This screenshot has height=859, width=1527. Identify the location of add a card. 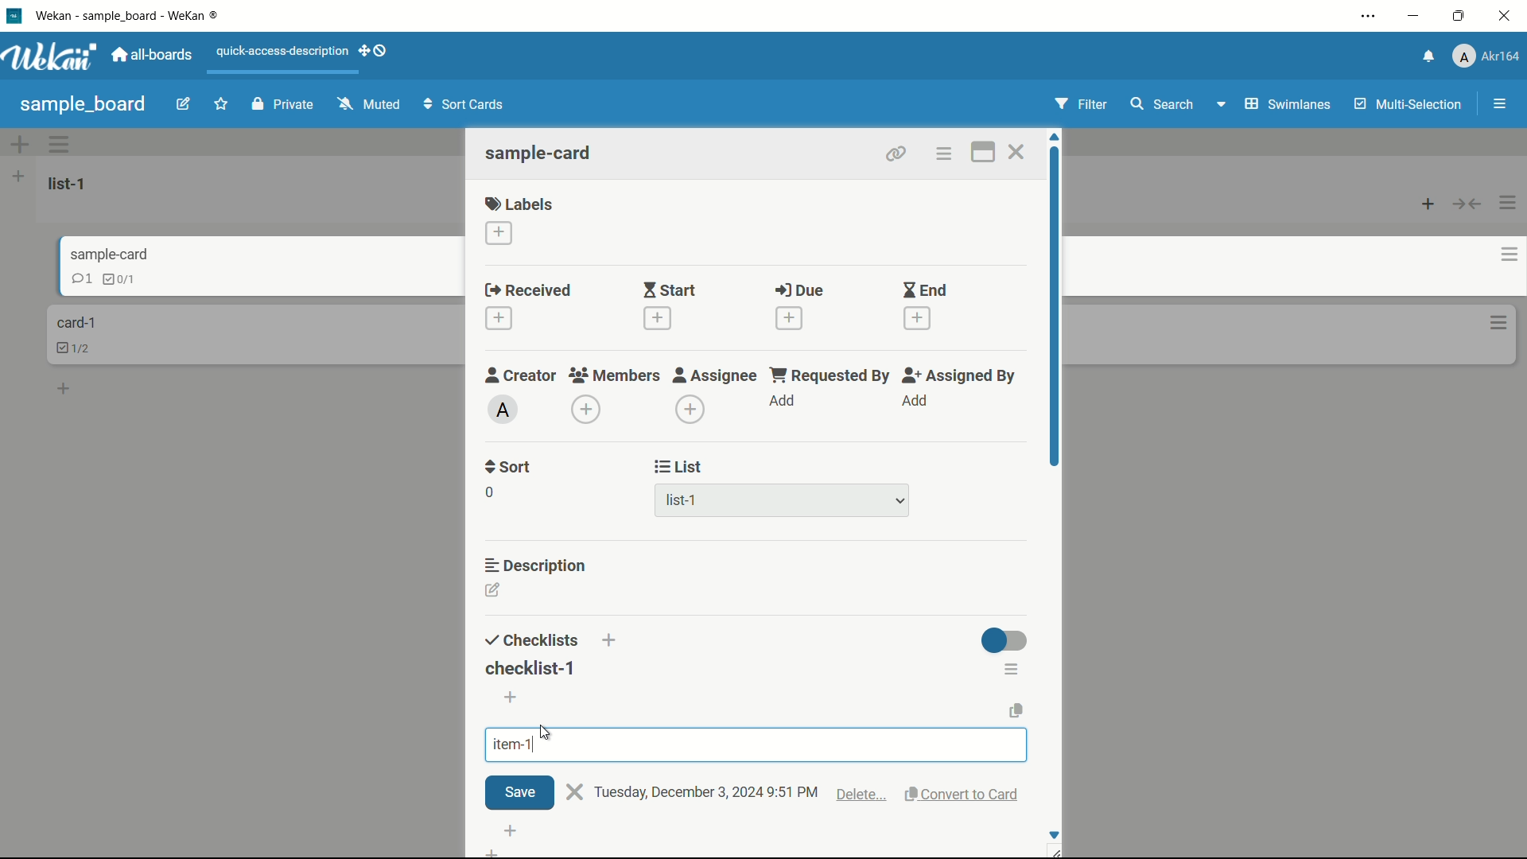
(65, 391).